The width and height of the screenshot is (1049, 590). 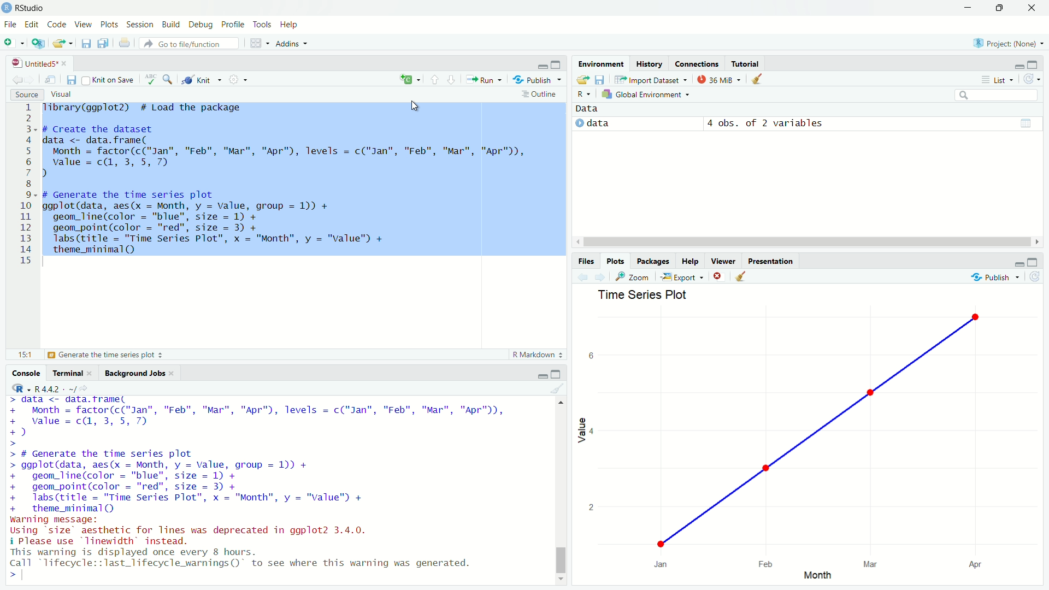 What do you see at coordinates (719, 276) in the screenshot?
I see `remove the current plot` at bounding box center [719, 276].